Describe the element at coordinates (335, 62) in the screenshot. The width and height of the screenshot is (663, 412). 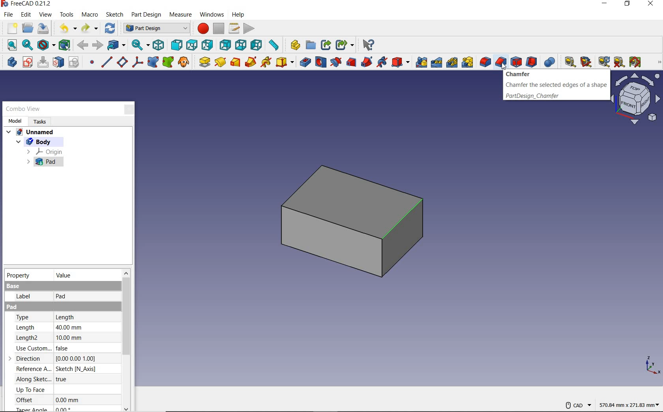
I see `groove` at that location.